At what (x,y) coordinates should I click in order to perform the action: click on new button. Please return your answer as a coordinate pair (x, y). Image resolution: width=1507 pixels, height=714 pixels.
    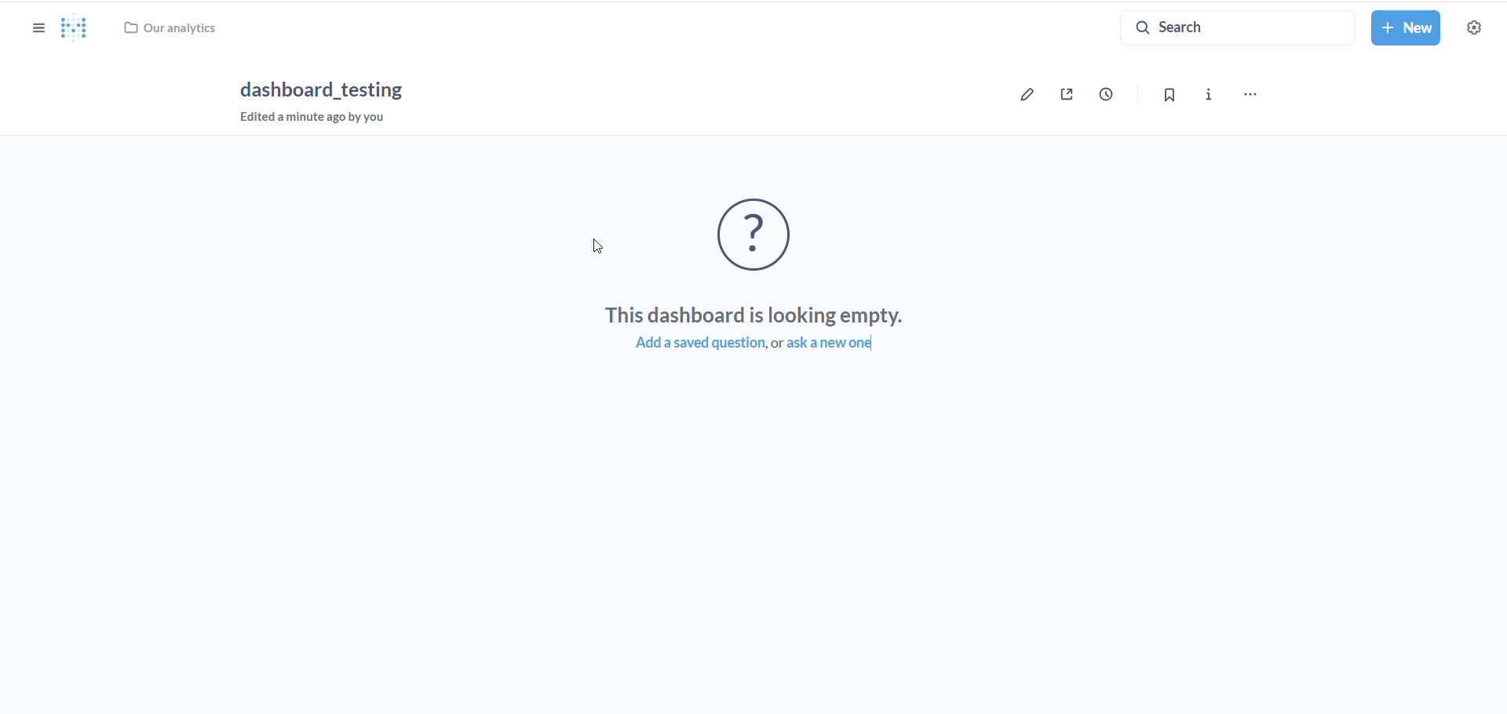
    Looking at the image, I should click on (1409, 28).